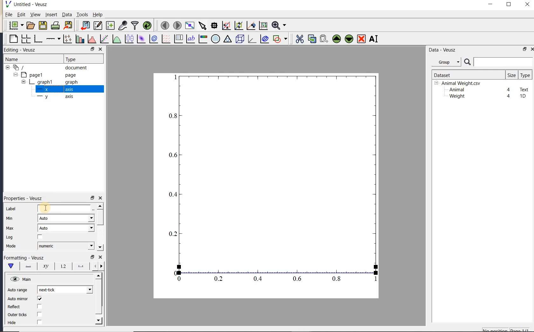  I want to click on select items from the graph or scroll, so click(203, 26).